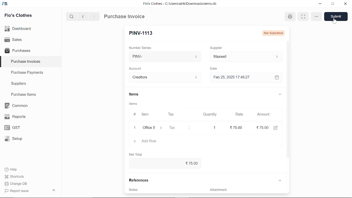 The image size is (352, 198). What do you see at coordinates (163, 163) in the screenshot?
I see `75.00` at bounding box center [163, 163].